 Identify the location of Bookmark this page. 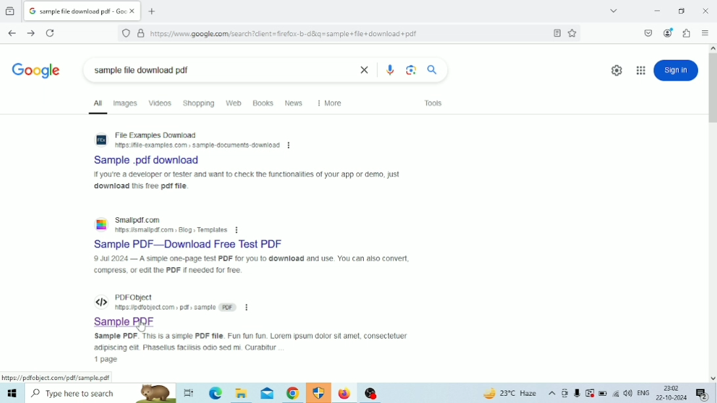
(557, 33).